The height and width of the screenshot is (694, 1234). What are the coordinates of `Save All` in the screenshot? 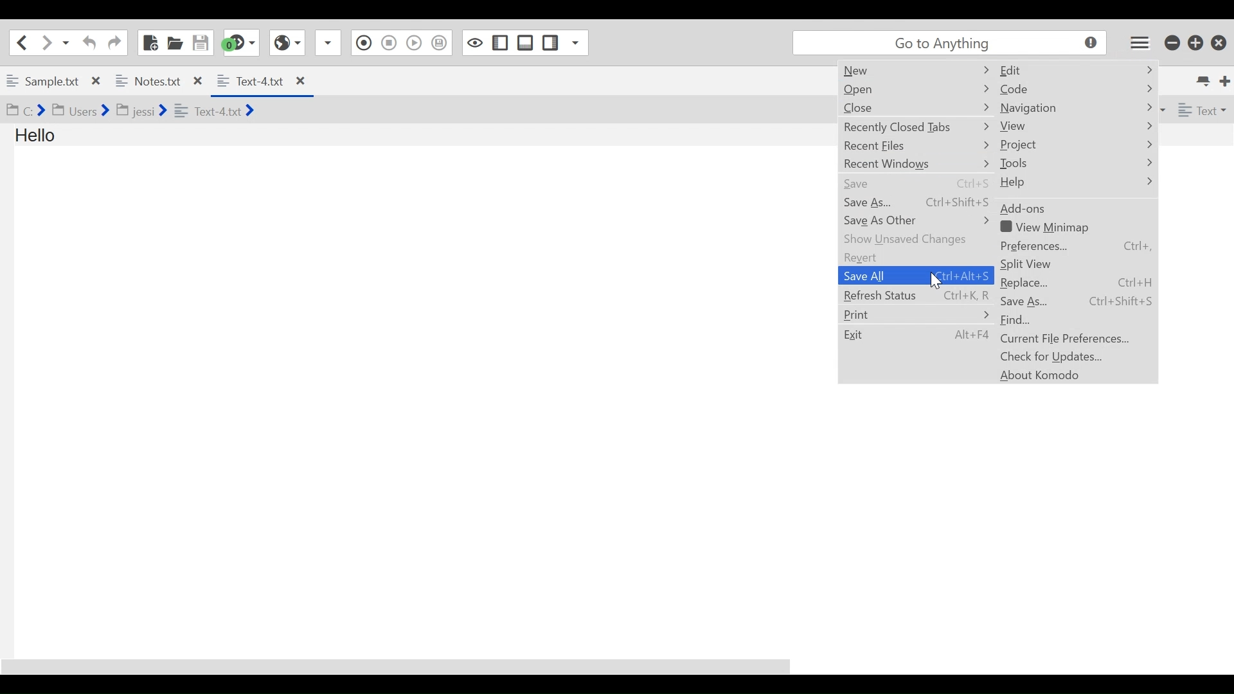 It's located at (915, 274).